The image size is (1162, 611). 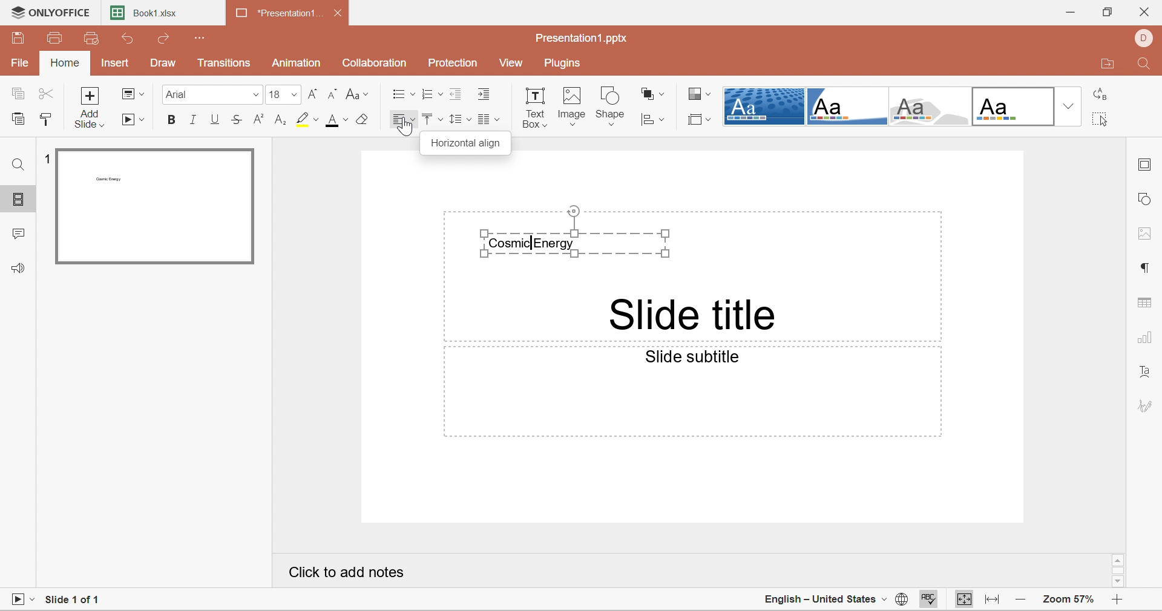 I want to click on Align Top, so click(x=430, y=120).